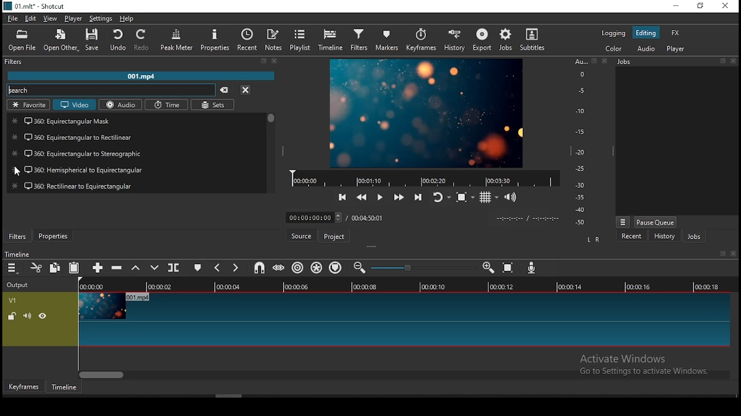 This screenshot has width=741, height=416. Describe the element at coordinates (612, 32) in the screenshot. I see `logging` at that location.